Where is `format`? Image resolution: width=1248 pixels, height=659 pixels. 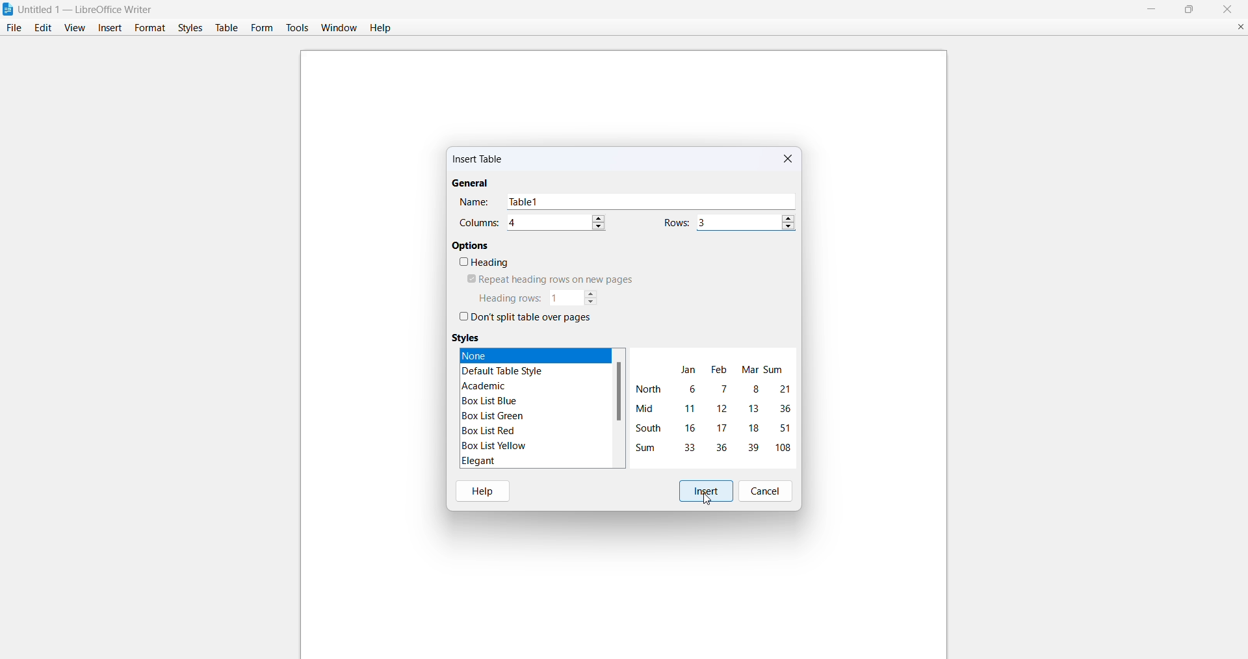
format is located at coordinates (148, 27).